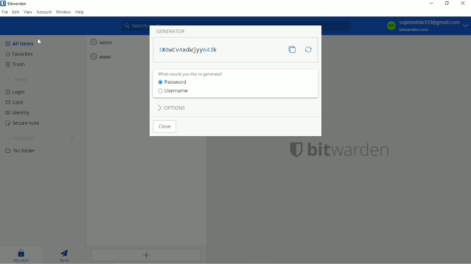 Image resolution: width=471 pixels, height=264 pixels. What do you see at coordinates (15, 13) in the screenshot?
I see `Edit` at bounding box center [15, 13].